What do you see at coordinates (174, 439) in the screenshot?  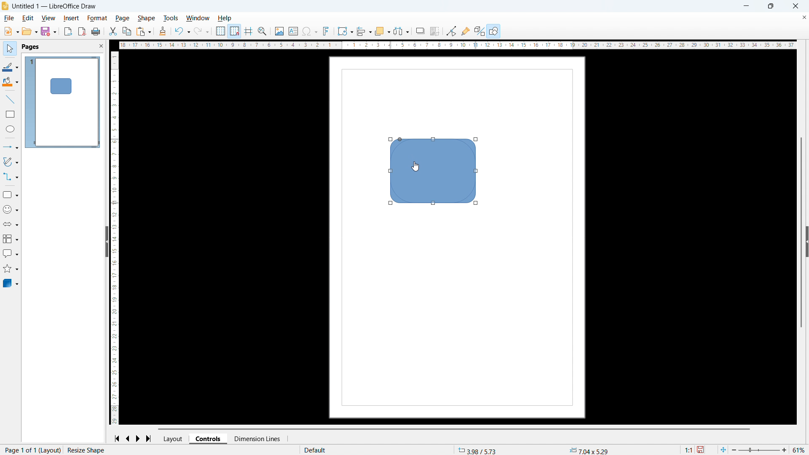 I see `Layout ` at bounding box center [174, 439].